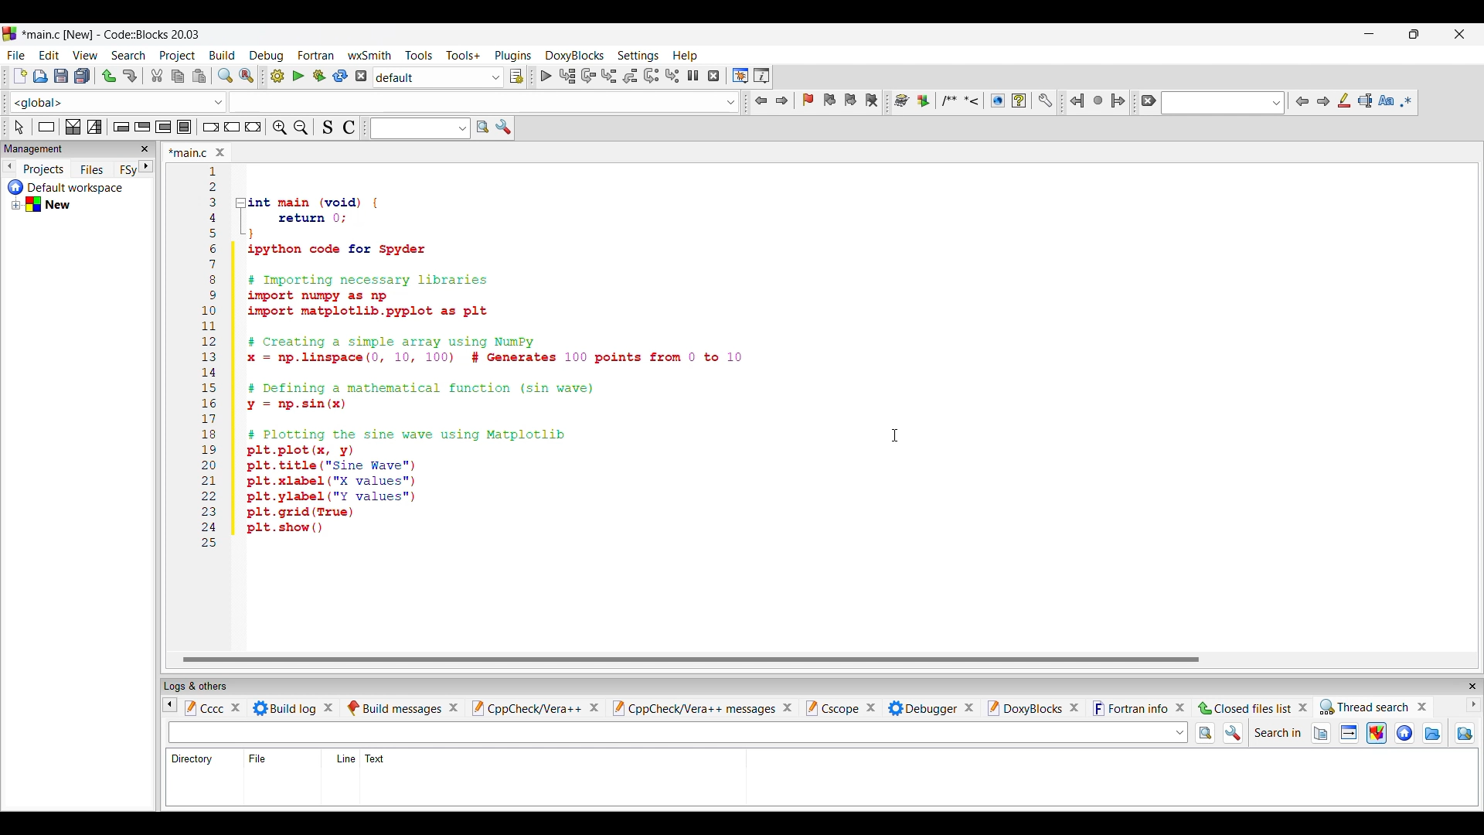 This screenshot has height=835, width=1484. I want to click on Text box and text options, so click(45, 126).